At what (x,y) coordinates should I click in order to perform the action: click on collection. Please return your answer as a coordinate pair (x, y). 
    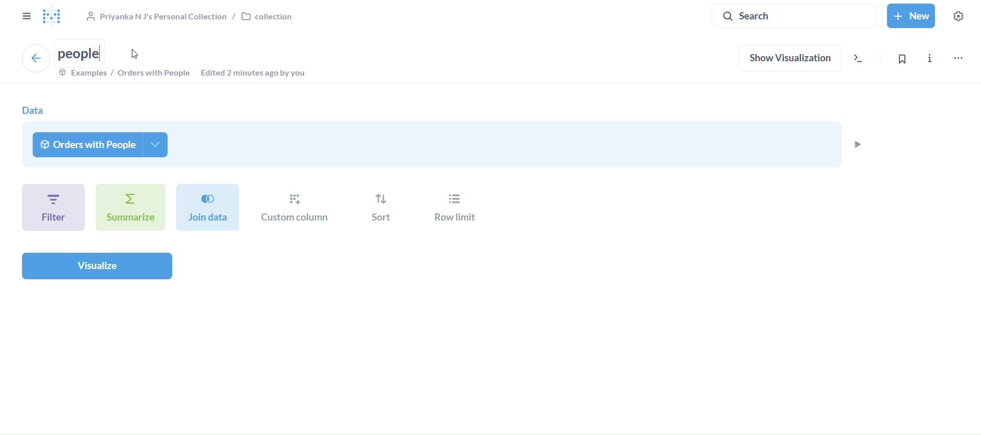
    Looking at the image, I should click on (189, 15).